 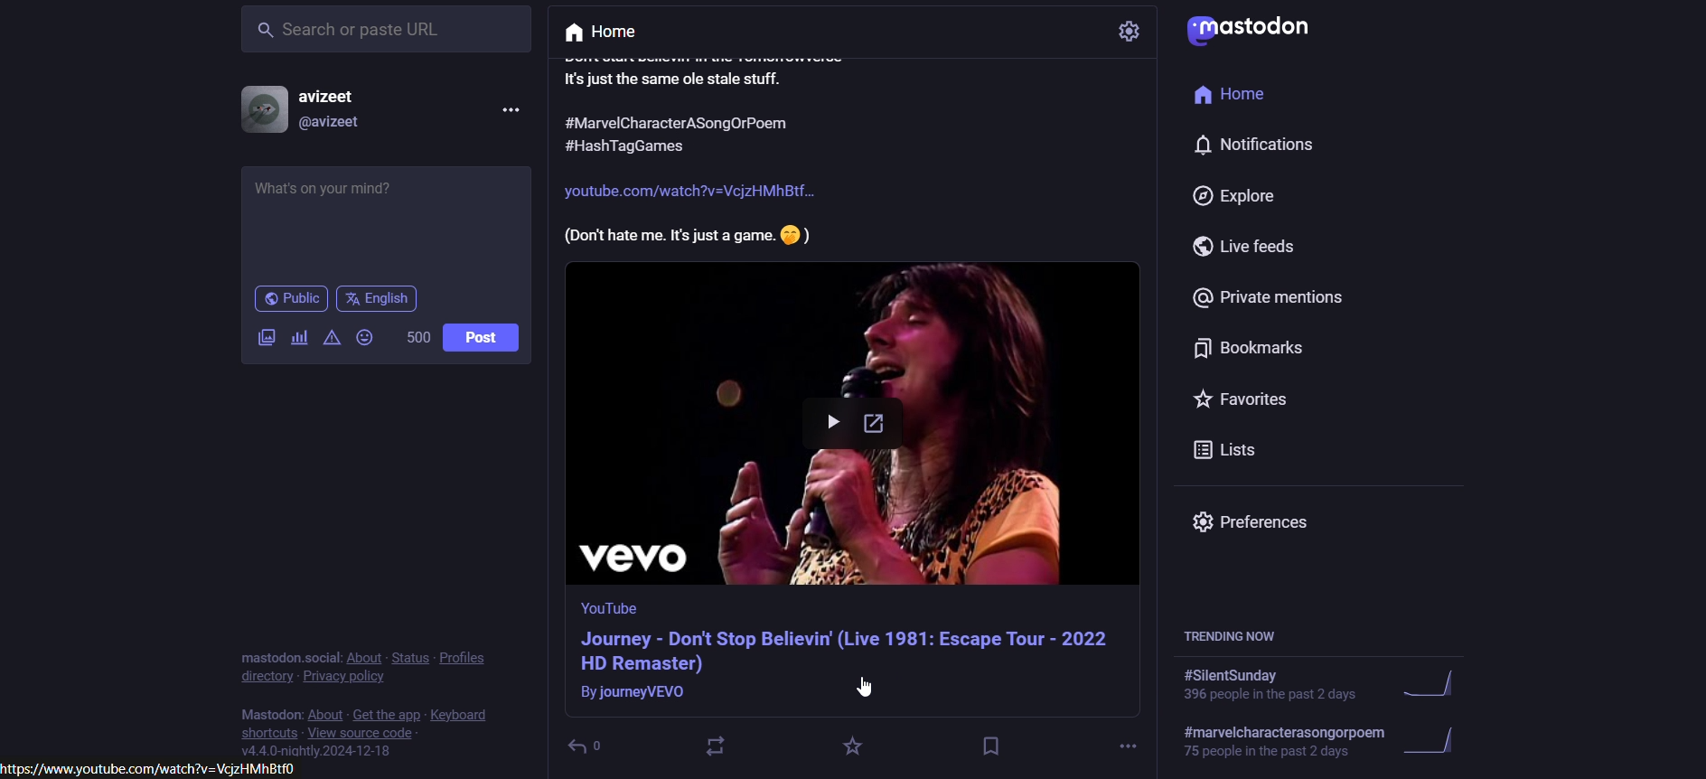 I want to click on bookmark, so click(x=986, y=744).